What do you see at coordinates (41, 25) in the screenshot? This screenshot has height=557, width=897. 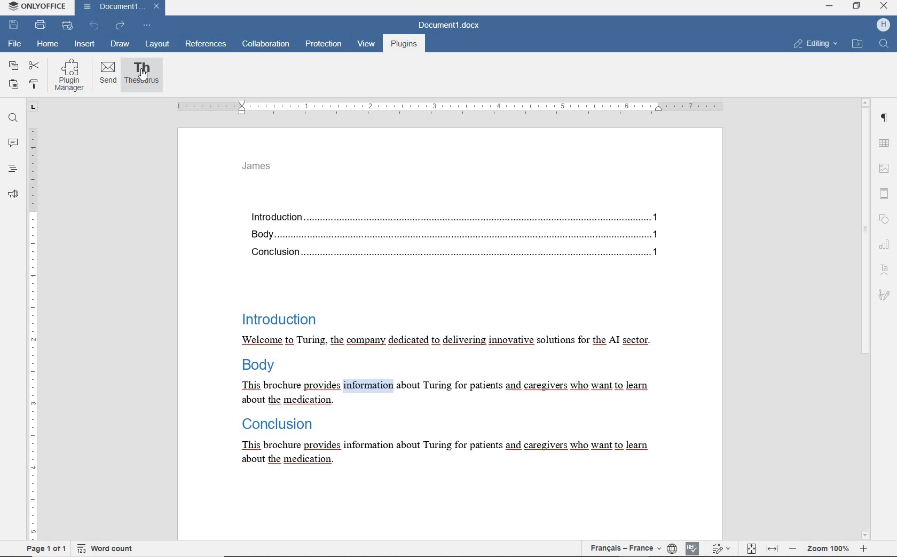 I see `PRINT` at bounding box center [41, 25].